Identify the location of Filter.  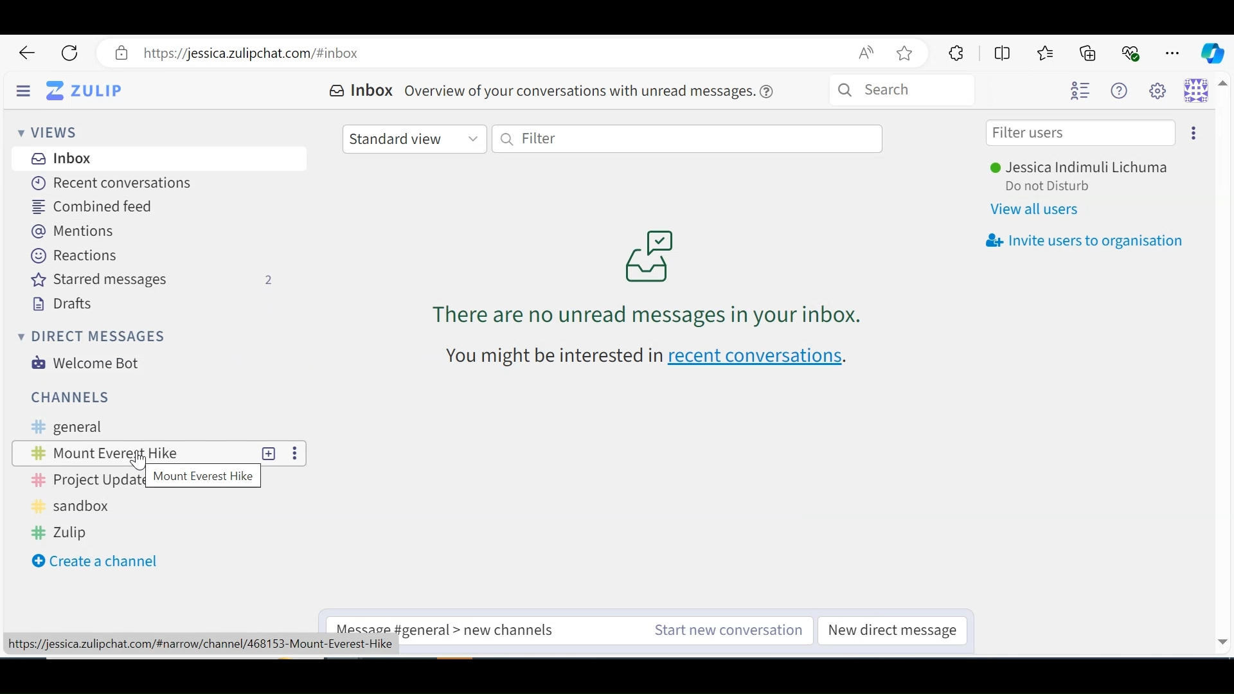
(689, 140).